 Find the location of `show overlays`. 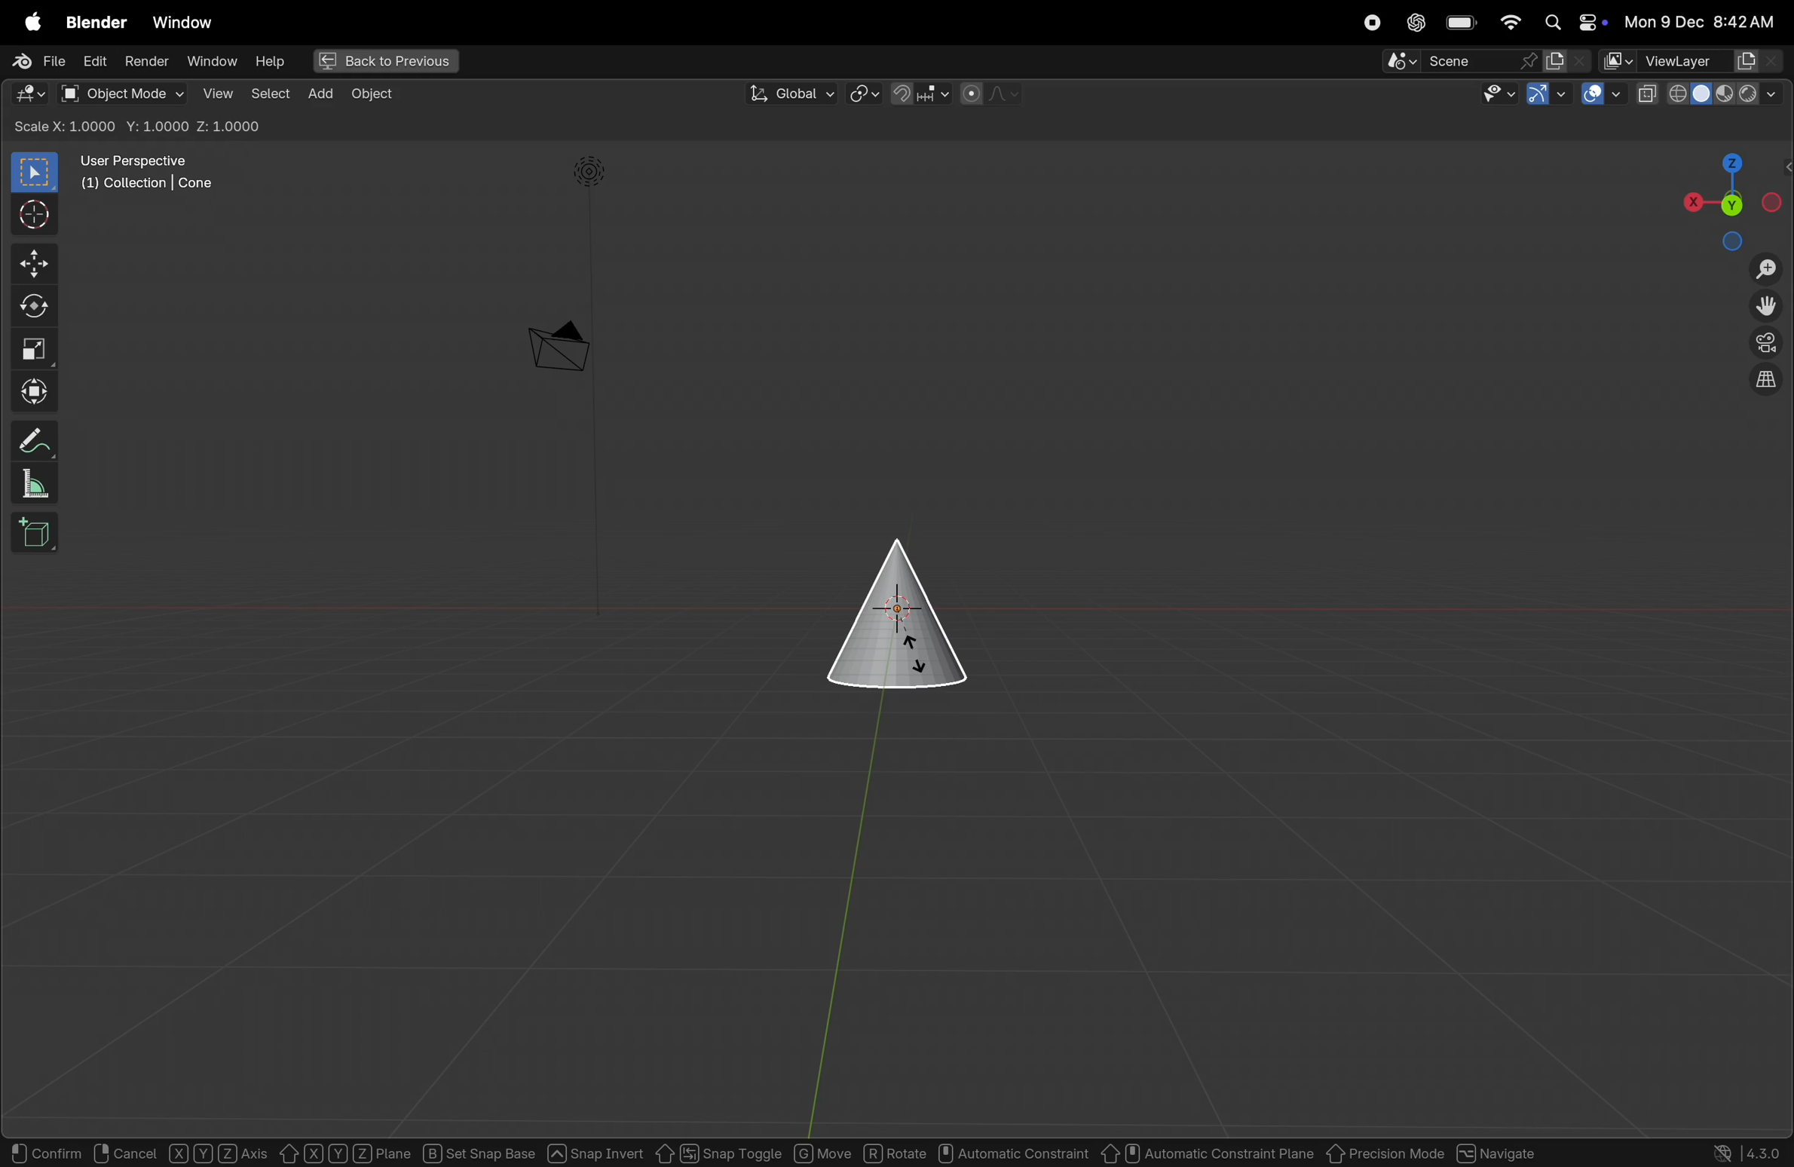

show overlays is located at coordinates (1603, 93).